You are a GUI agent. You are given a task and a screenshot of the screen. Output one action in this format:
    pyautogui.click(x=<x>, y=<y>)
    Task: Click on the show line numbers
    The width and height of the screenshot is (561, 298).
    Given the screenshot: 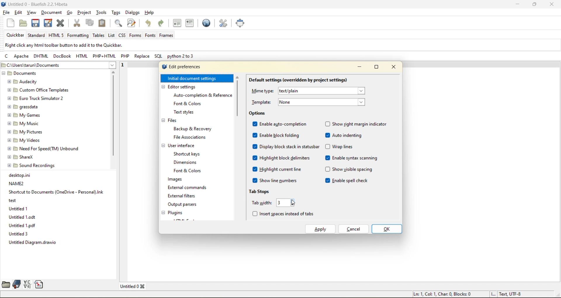 What is the action you would take?
    pyautogui.click(x=276, y=180)
    